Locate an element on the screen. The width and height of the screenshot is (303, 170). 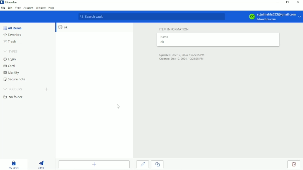
KK sujalmehla333@gmail.com       bitwarden.com is located at coordinates (274, 17).